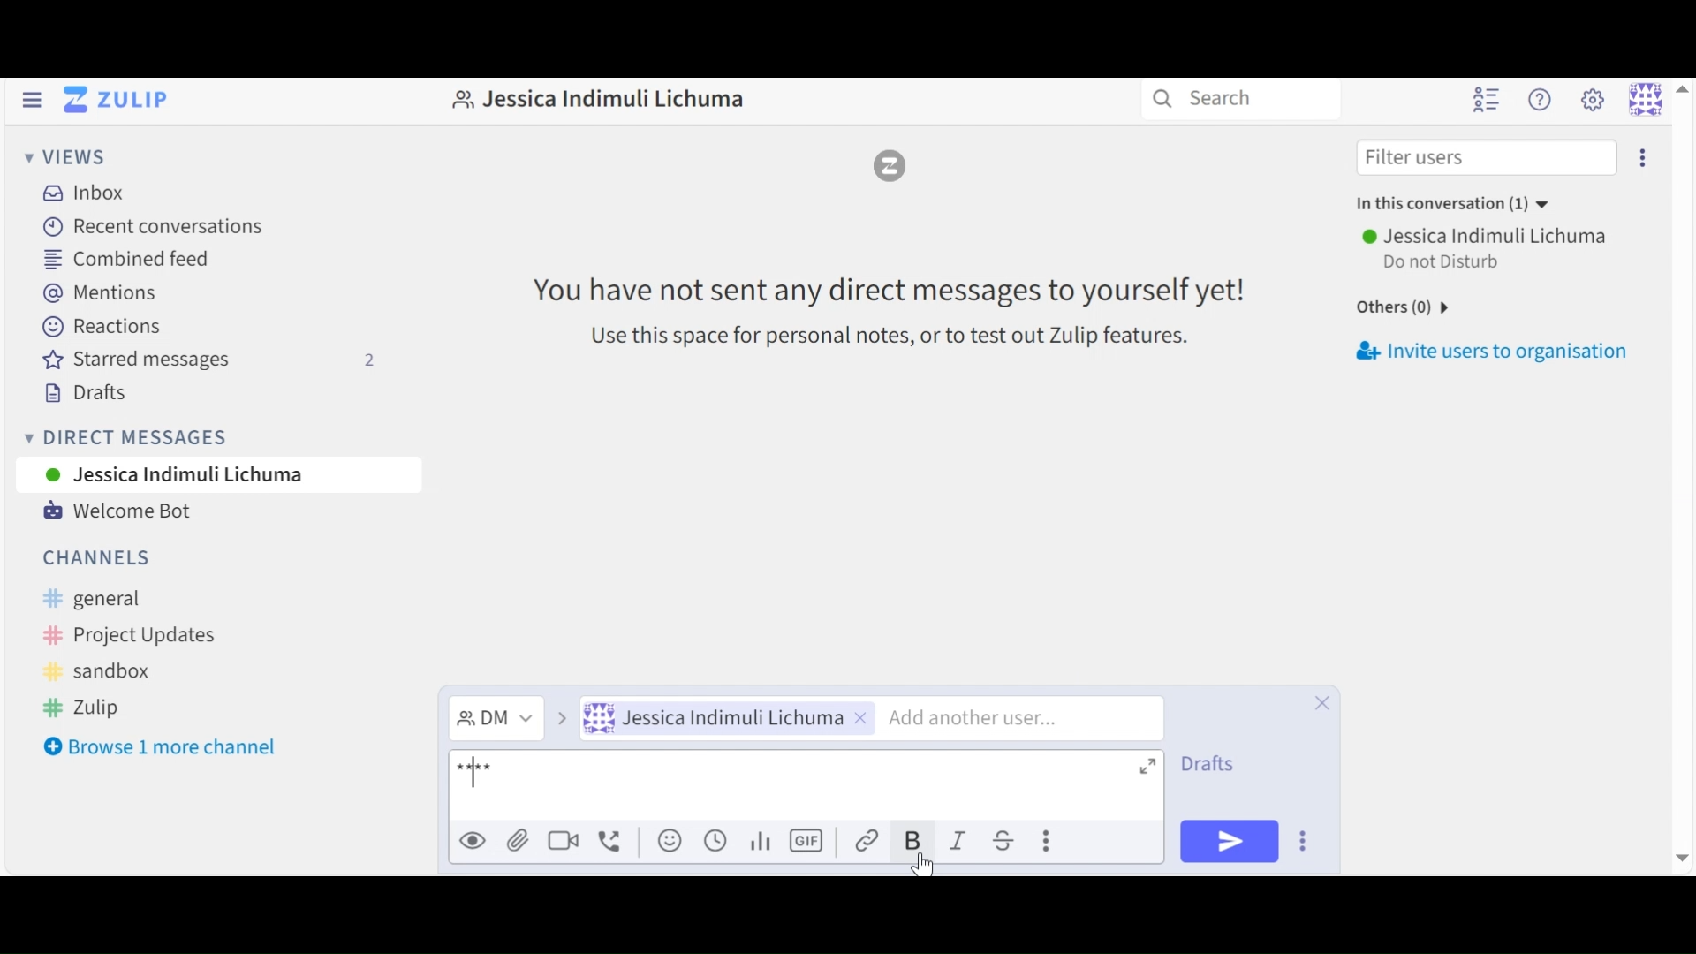  What do you see at coordinates (892, 165) in the screenshot?
I see `logo` at bounding box center [892, 165].